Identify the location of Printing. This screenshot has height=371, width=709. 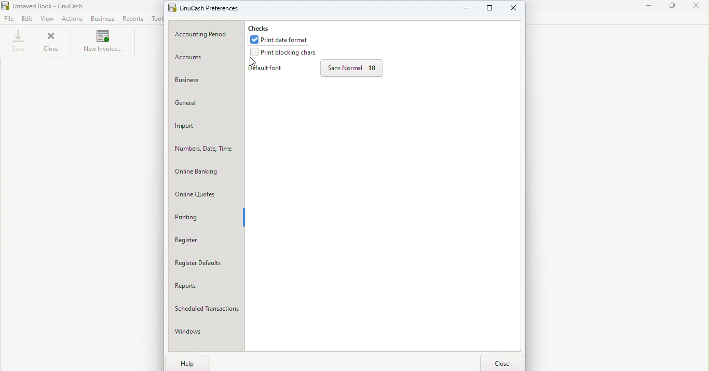
(205, 217).